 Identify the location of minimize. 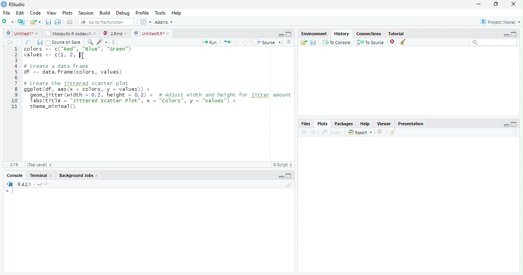
(479, 4).